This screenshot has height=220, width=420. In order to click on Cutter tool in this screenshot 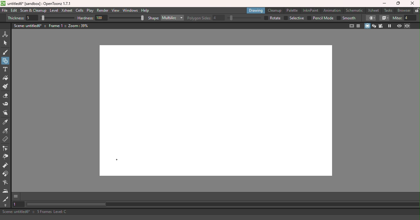, I will do `click(5, 198)`.